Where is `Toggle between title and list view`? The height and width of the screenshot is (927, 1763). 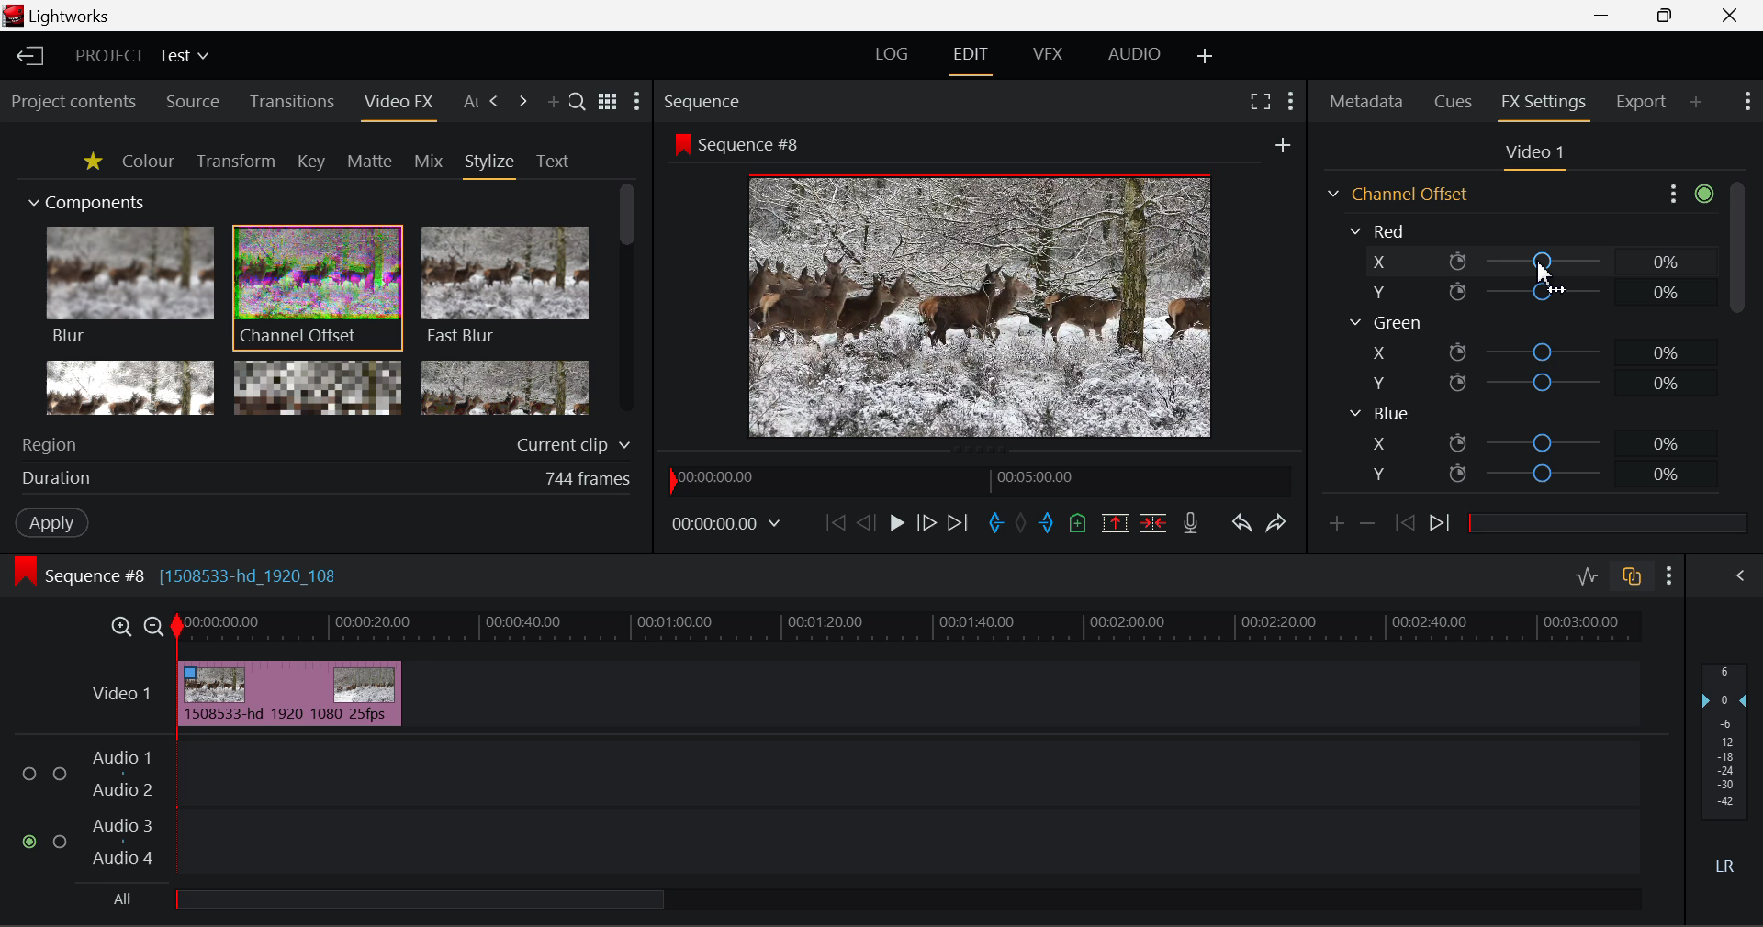
Toggle between title and list view is located at coordinates (607, 98).